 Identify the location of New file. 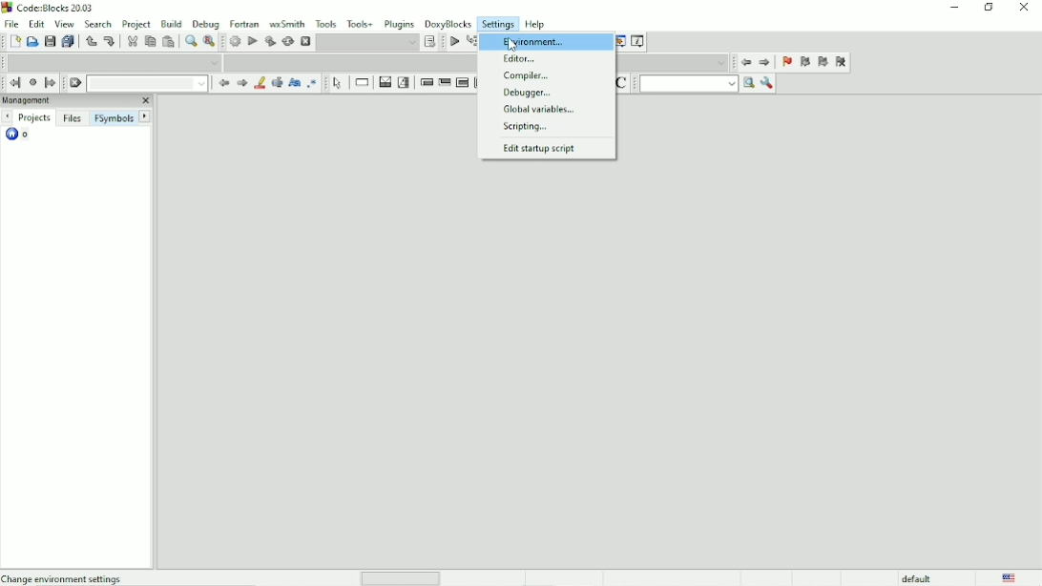
(13, 41).